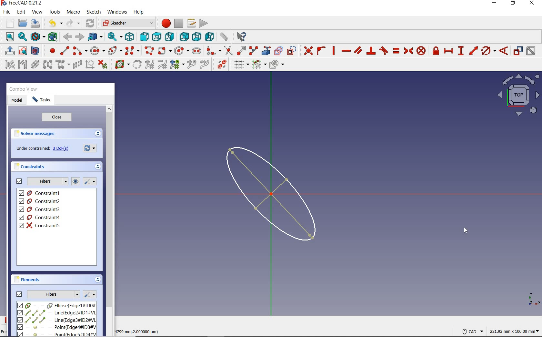 This screenshot has height=337, width=542. I want to click on toggle snap, so click(259, 64).